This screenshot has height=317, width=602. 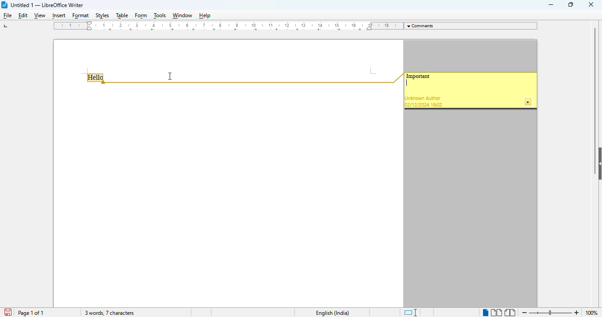 I want to click on close, so click(x=591, y=4).